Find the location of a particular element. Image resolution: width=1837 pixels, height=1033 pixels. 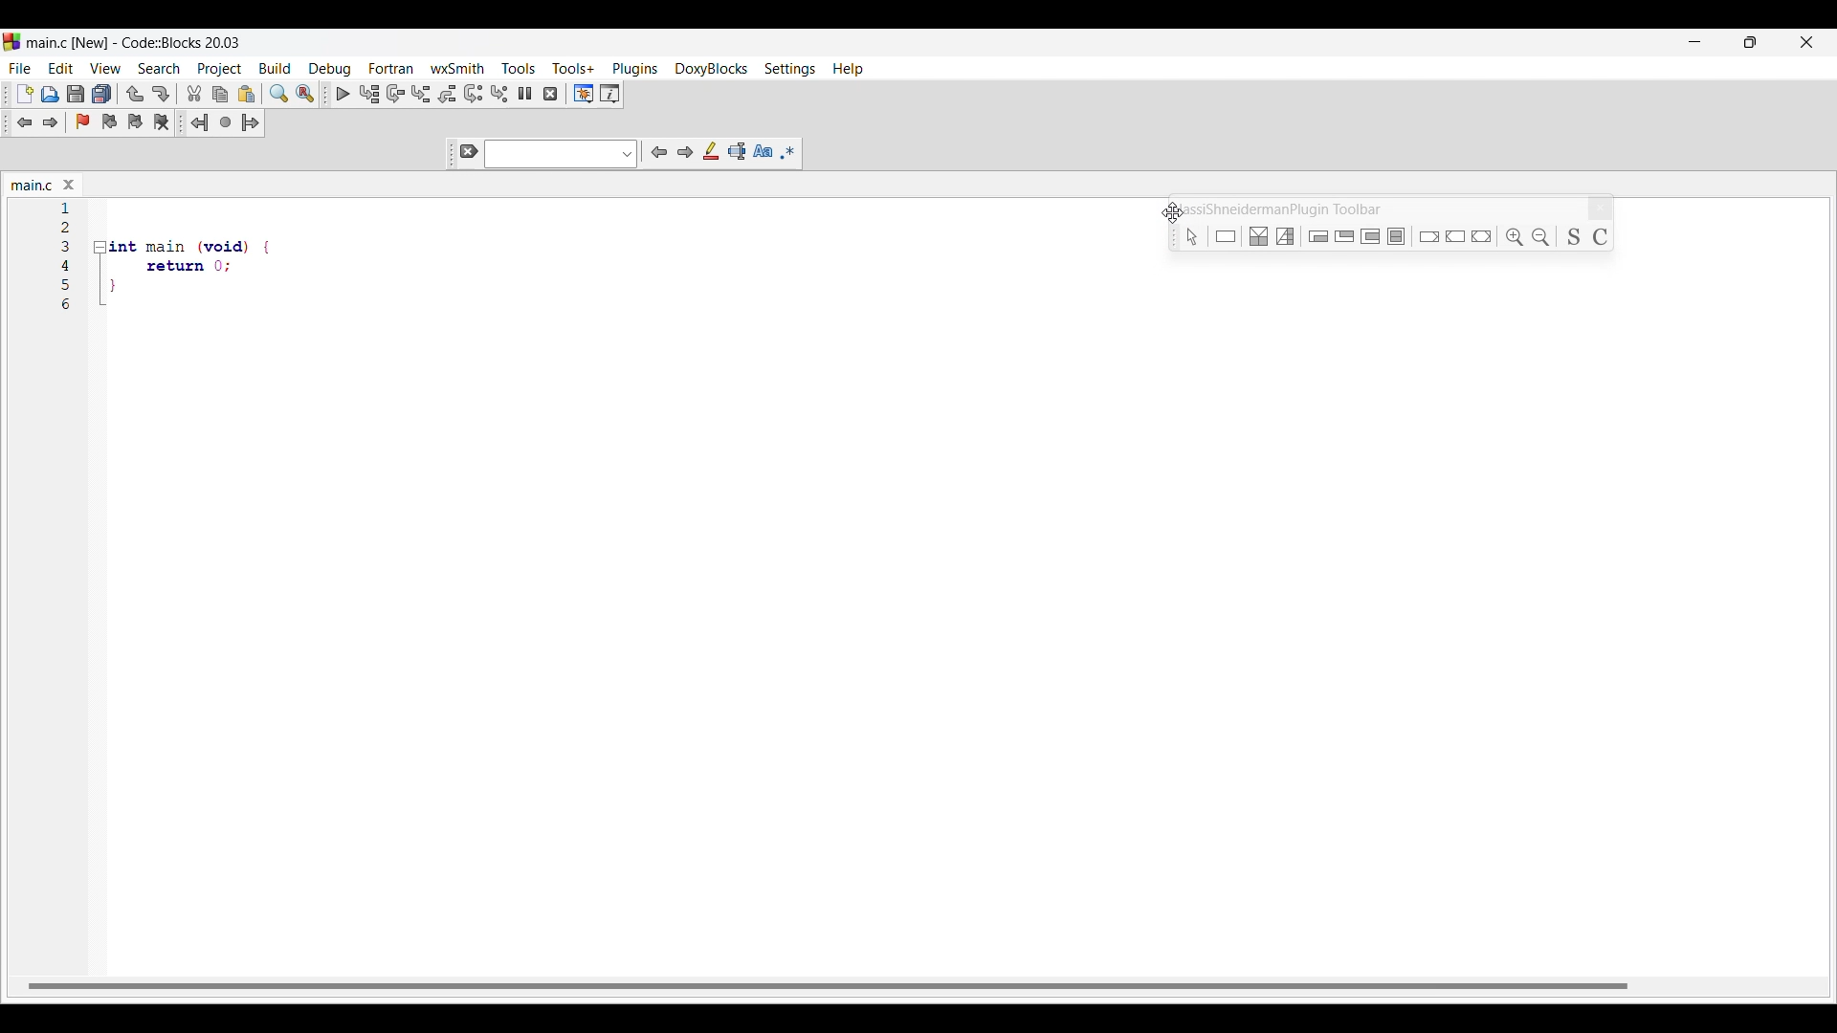

Project menu is located at coordinates (220, 69).